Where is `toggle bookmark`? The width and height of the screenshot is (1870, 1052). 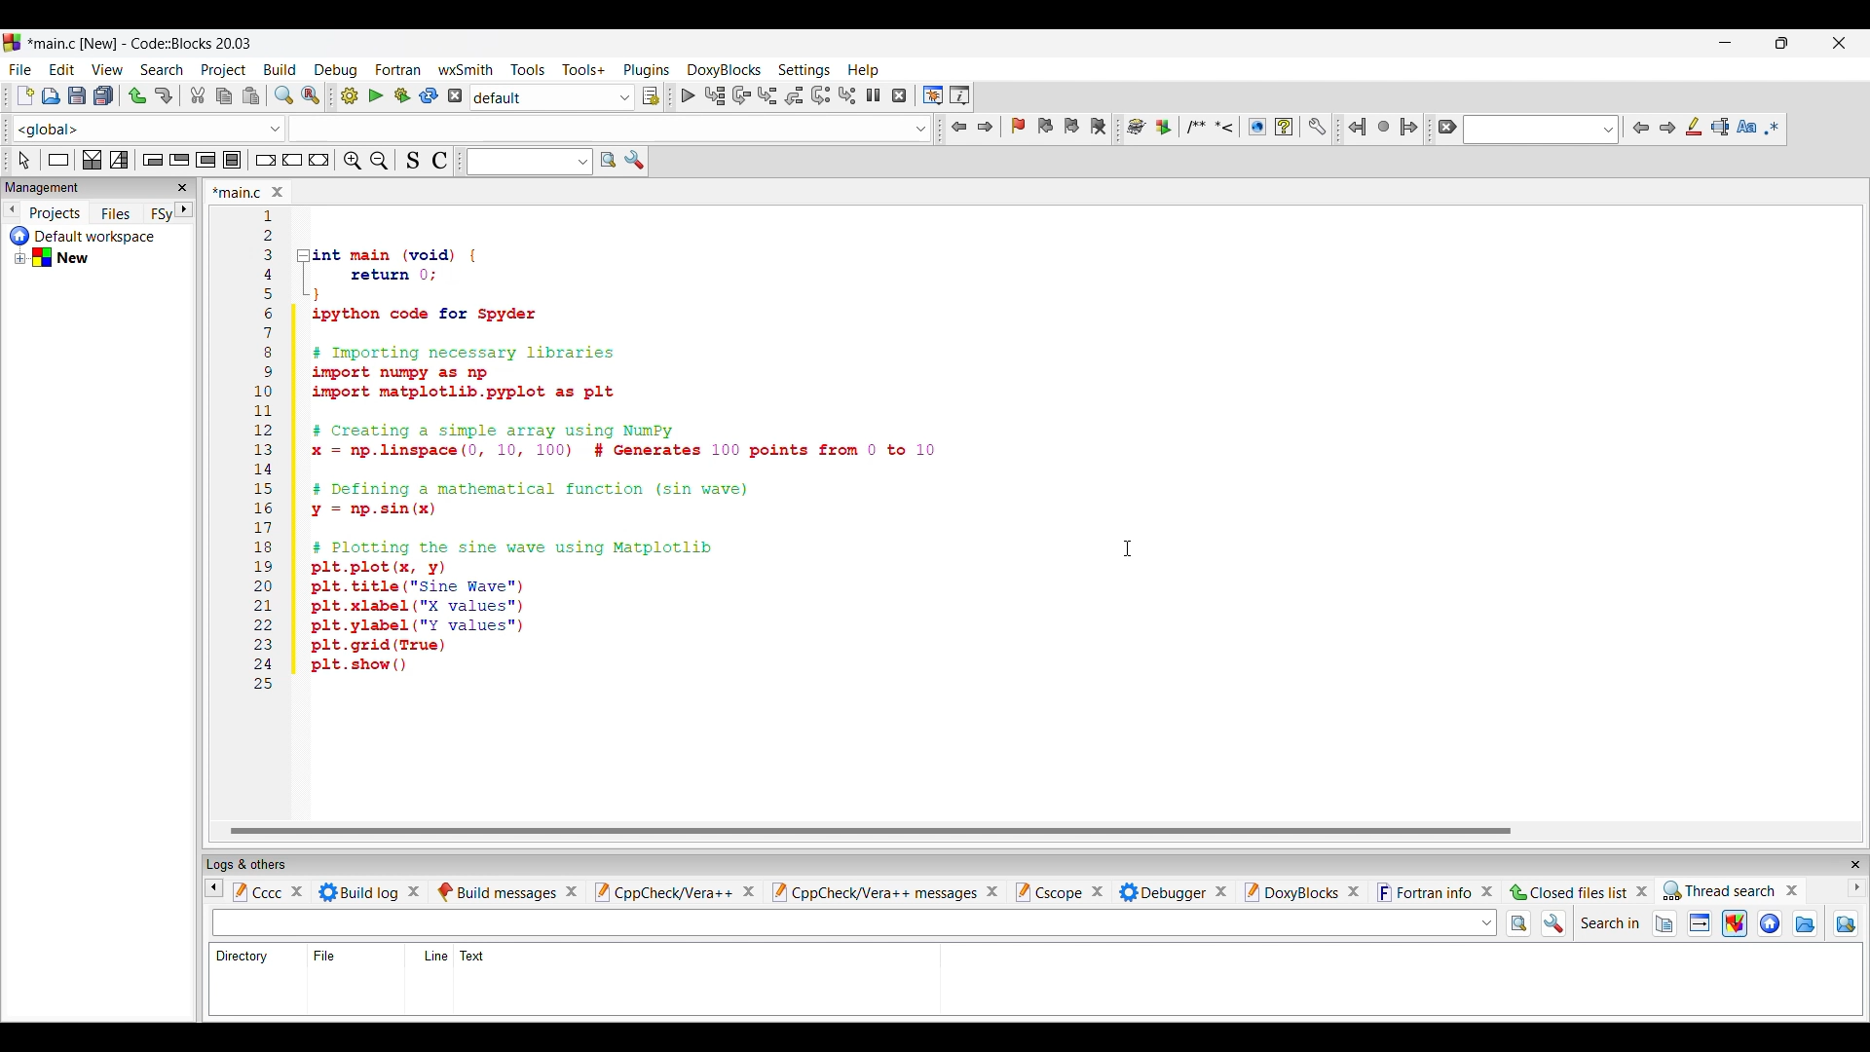
toggle bookmark is located at coordinates (1019, 130).